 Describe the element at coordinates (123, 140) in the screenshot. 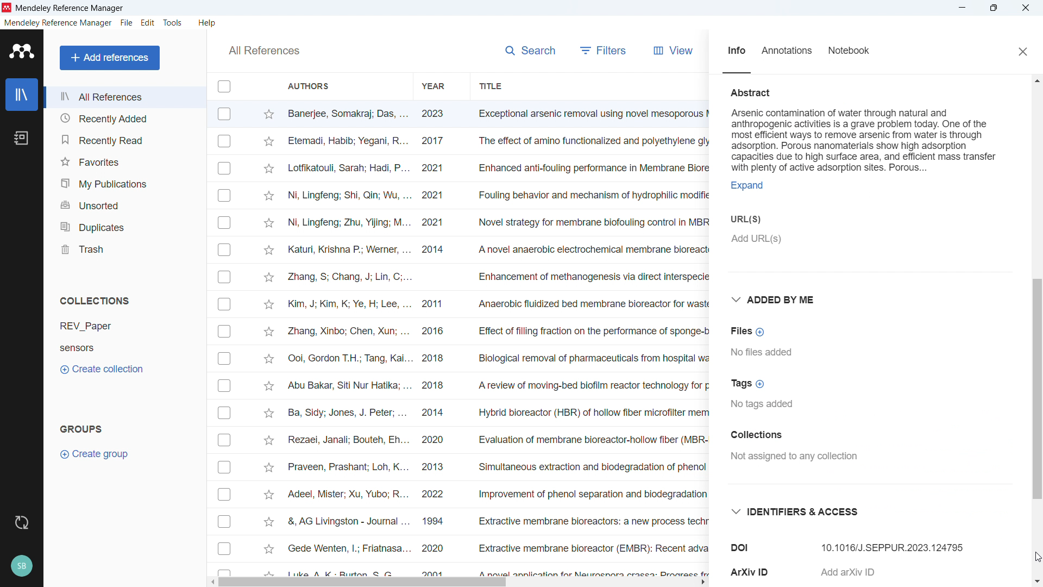

I see `recently read` at that location.